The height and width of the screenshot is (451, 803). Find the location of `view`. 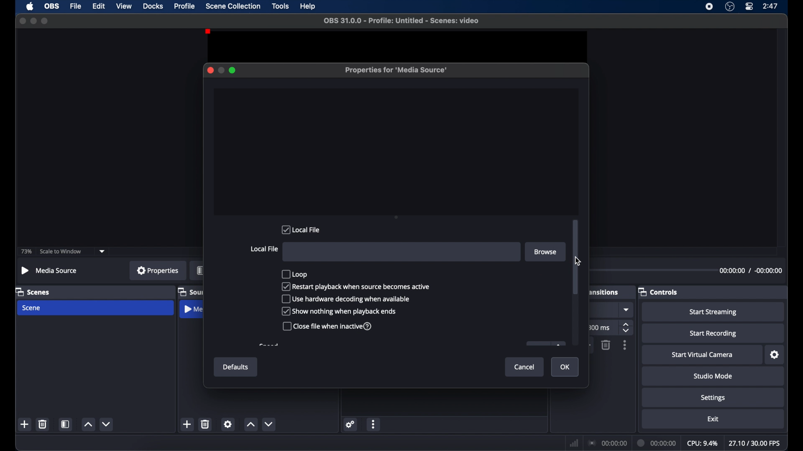

view is located at coordinates (125, 6).